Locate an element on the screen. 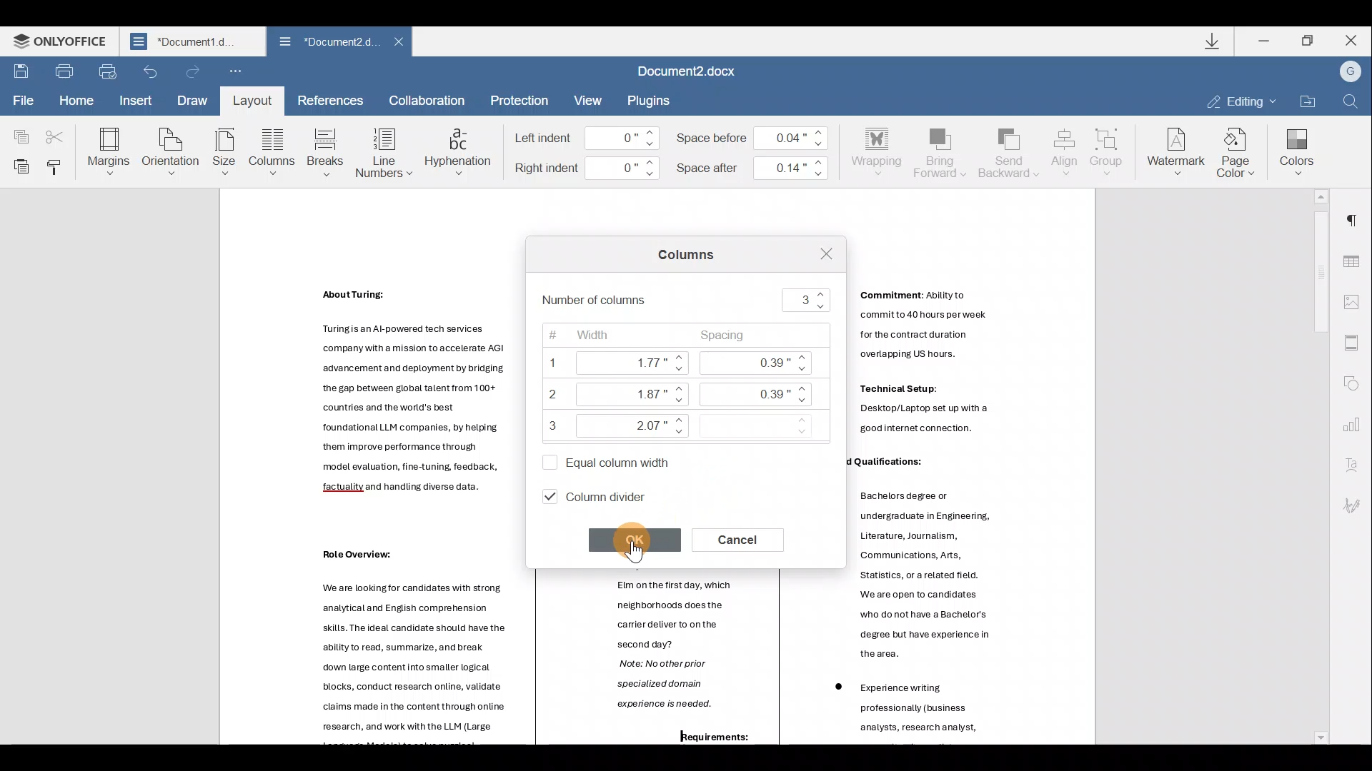  View is located at coordinates (589, 100).